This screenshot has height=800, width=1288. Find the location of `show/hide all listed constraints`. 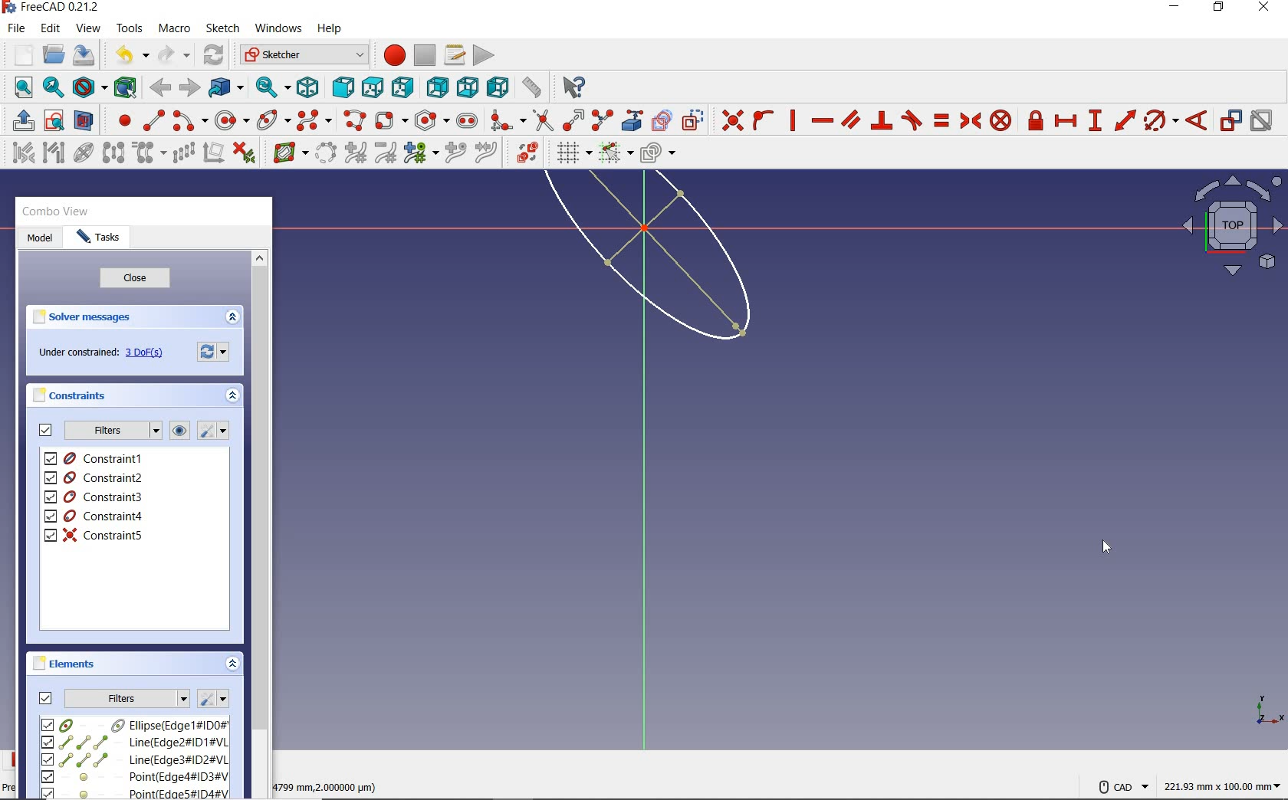

show/hide all listed constraints is located at coordinates (177, 431).